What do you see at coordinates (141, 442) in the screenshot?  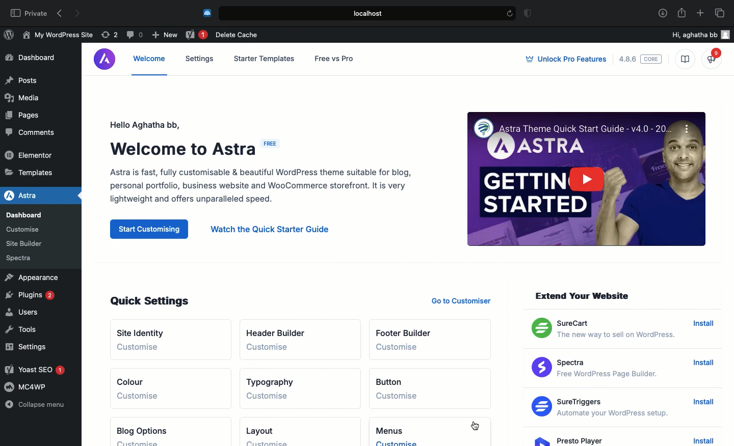 I see `Customize` at bounding box center [141, 442].